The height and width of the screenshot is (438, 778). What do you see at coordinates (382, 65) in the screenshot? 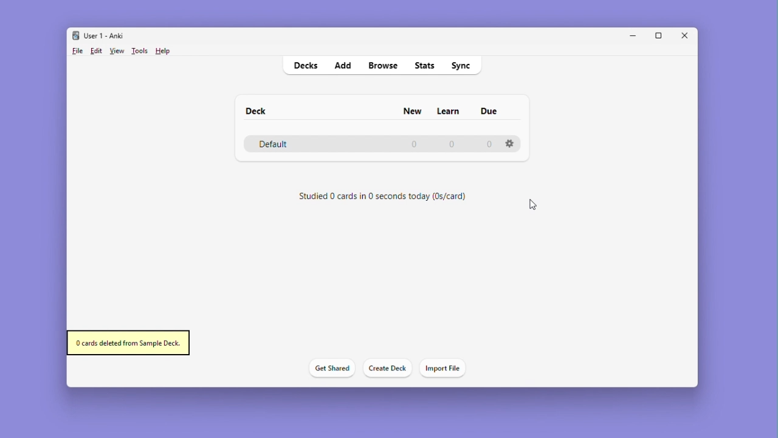
I see `Browse` at bounding box center [382, 65].